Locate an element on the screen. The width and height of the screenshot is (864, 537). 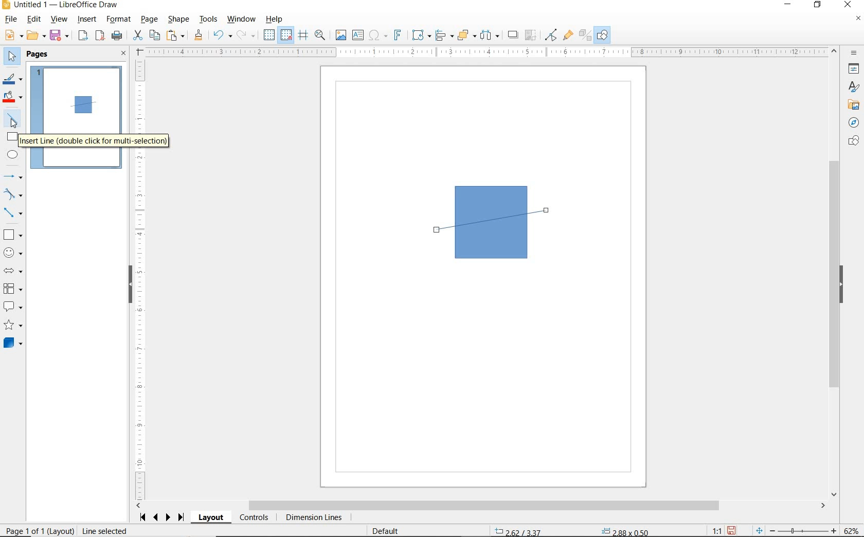
INSERT LINE is located at coordinates (97, 141).